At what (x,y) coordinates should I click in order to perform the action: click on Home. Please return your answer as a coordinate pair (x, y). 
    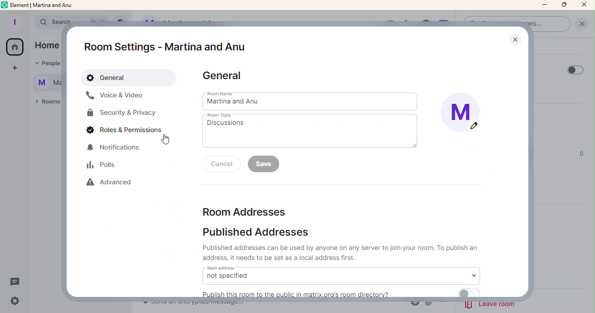
    Looking at the image, I should click on (46, 46).